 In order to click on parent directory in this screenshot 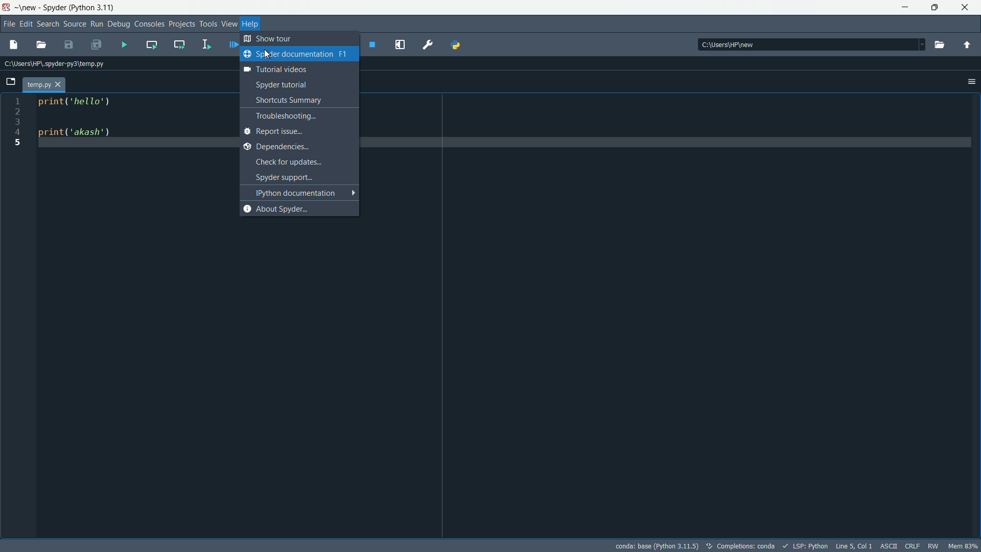, I will do `click(967, 45)`.